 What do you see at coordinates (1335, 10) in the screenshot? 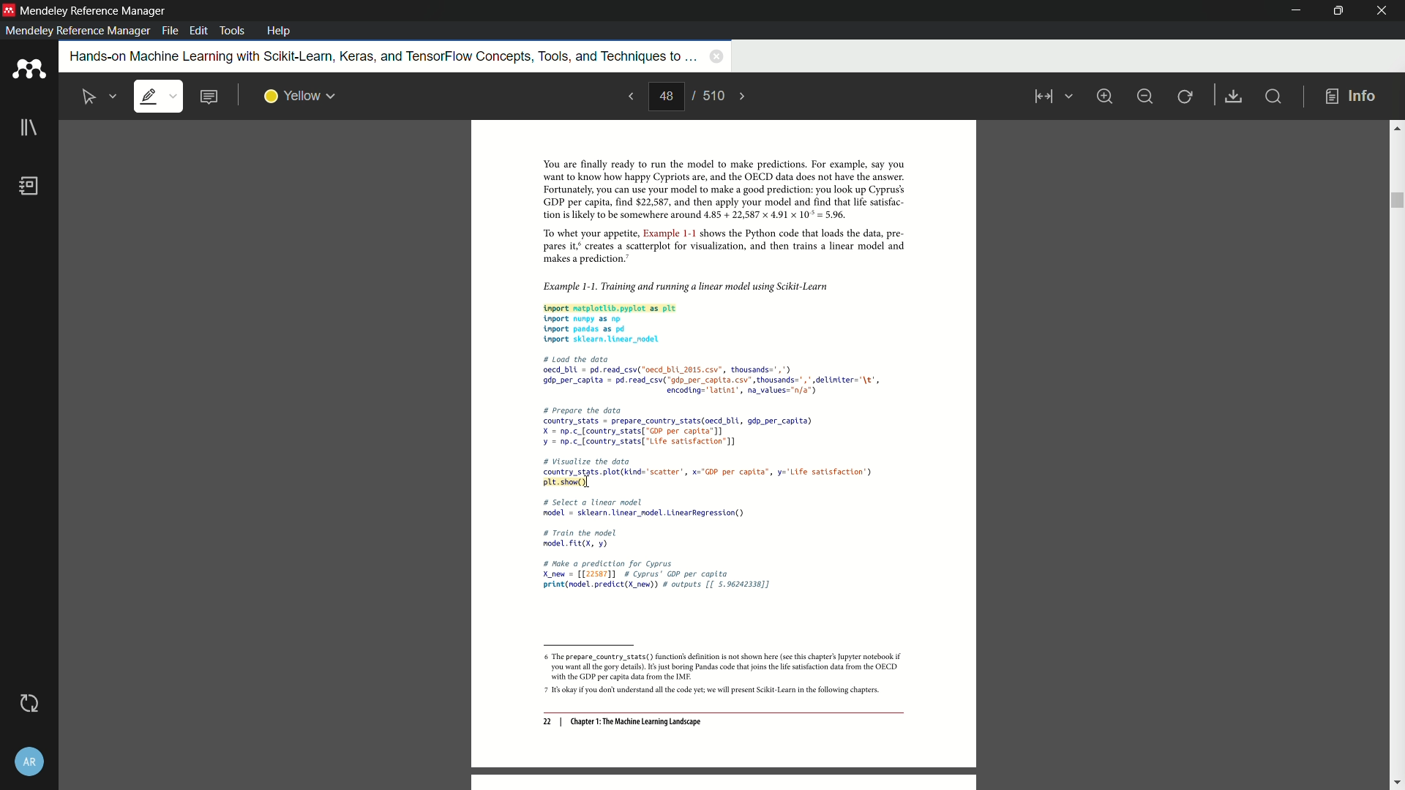
I see `maximize` at bounding box center [1335, 10].